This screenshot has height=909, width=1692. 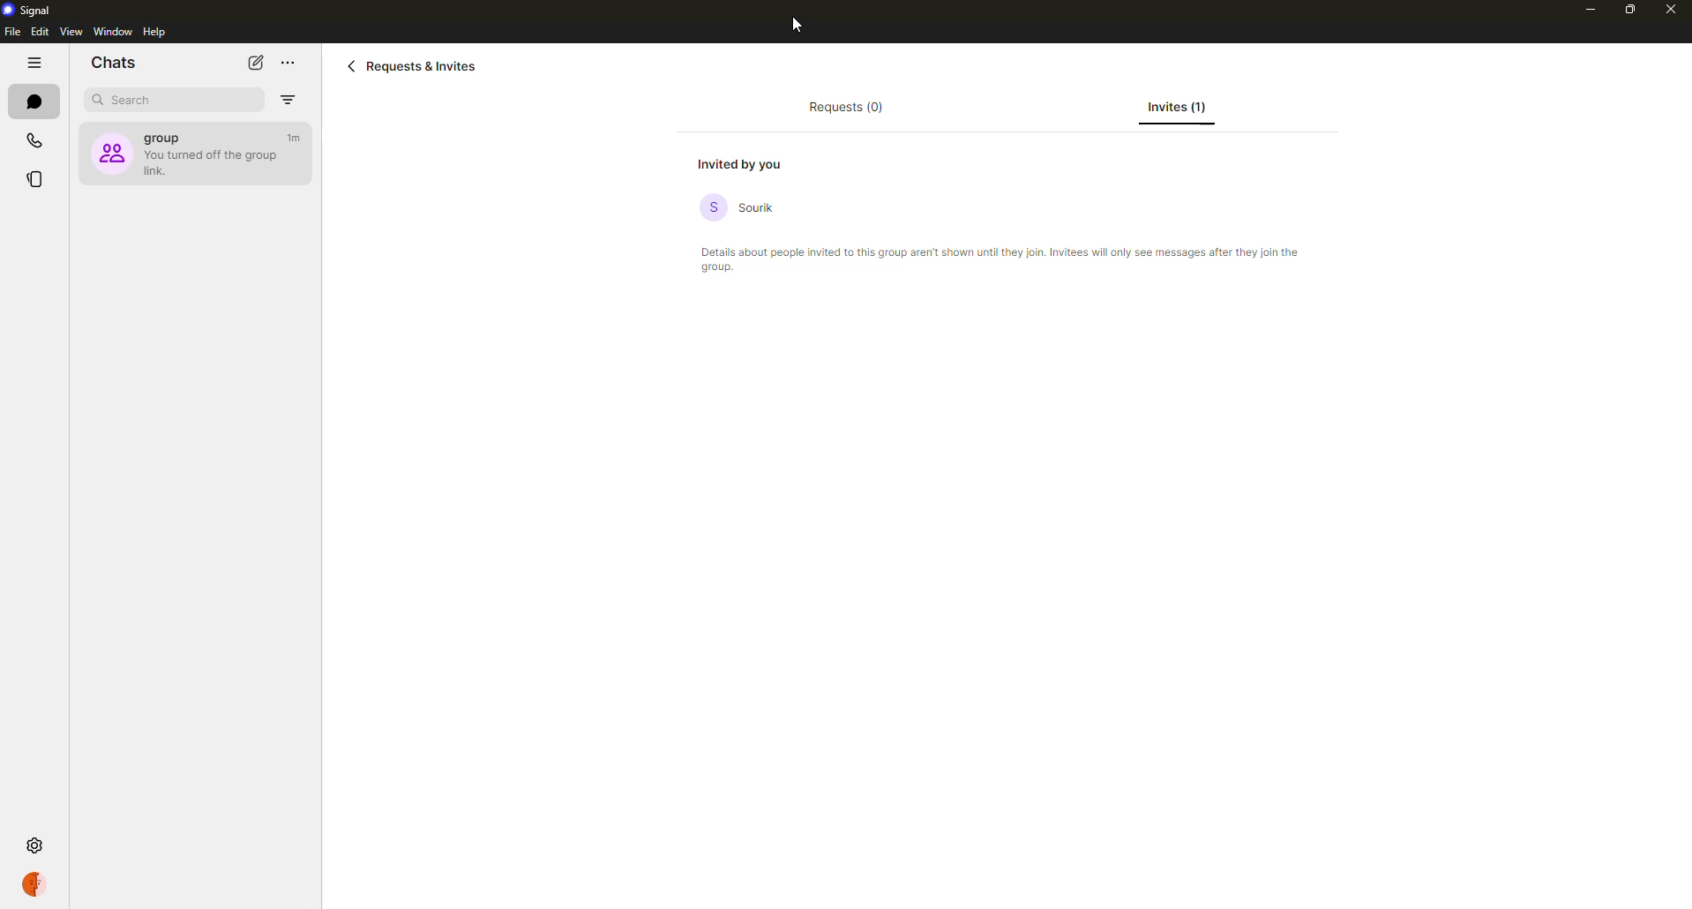 What do you see at coordinates (1673, 11) in the screenshot?
I see `close` at bounding box center [1673, 11].